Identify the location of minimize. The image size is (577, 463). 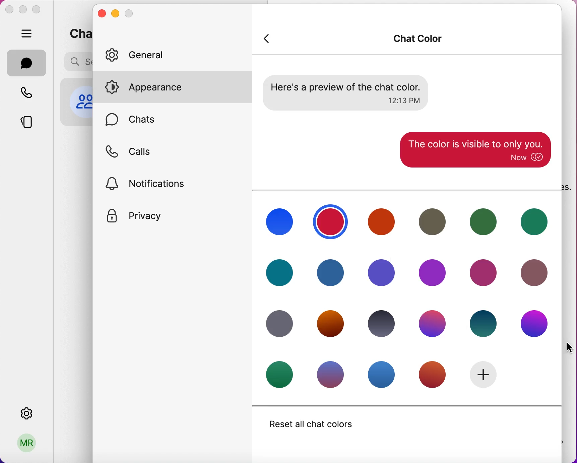
(22, 9).